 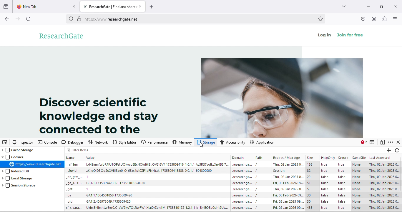 I want to click on none, so click(x=356, y=201).